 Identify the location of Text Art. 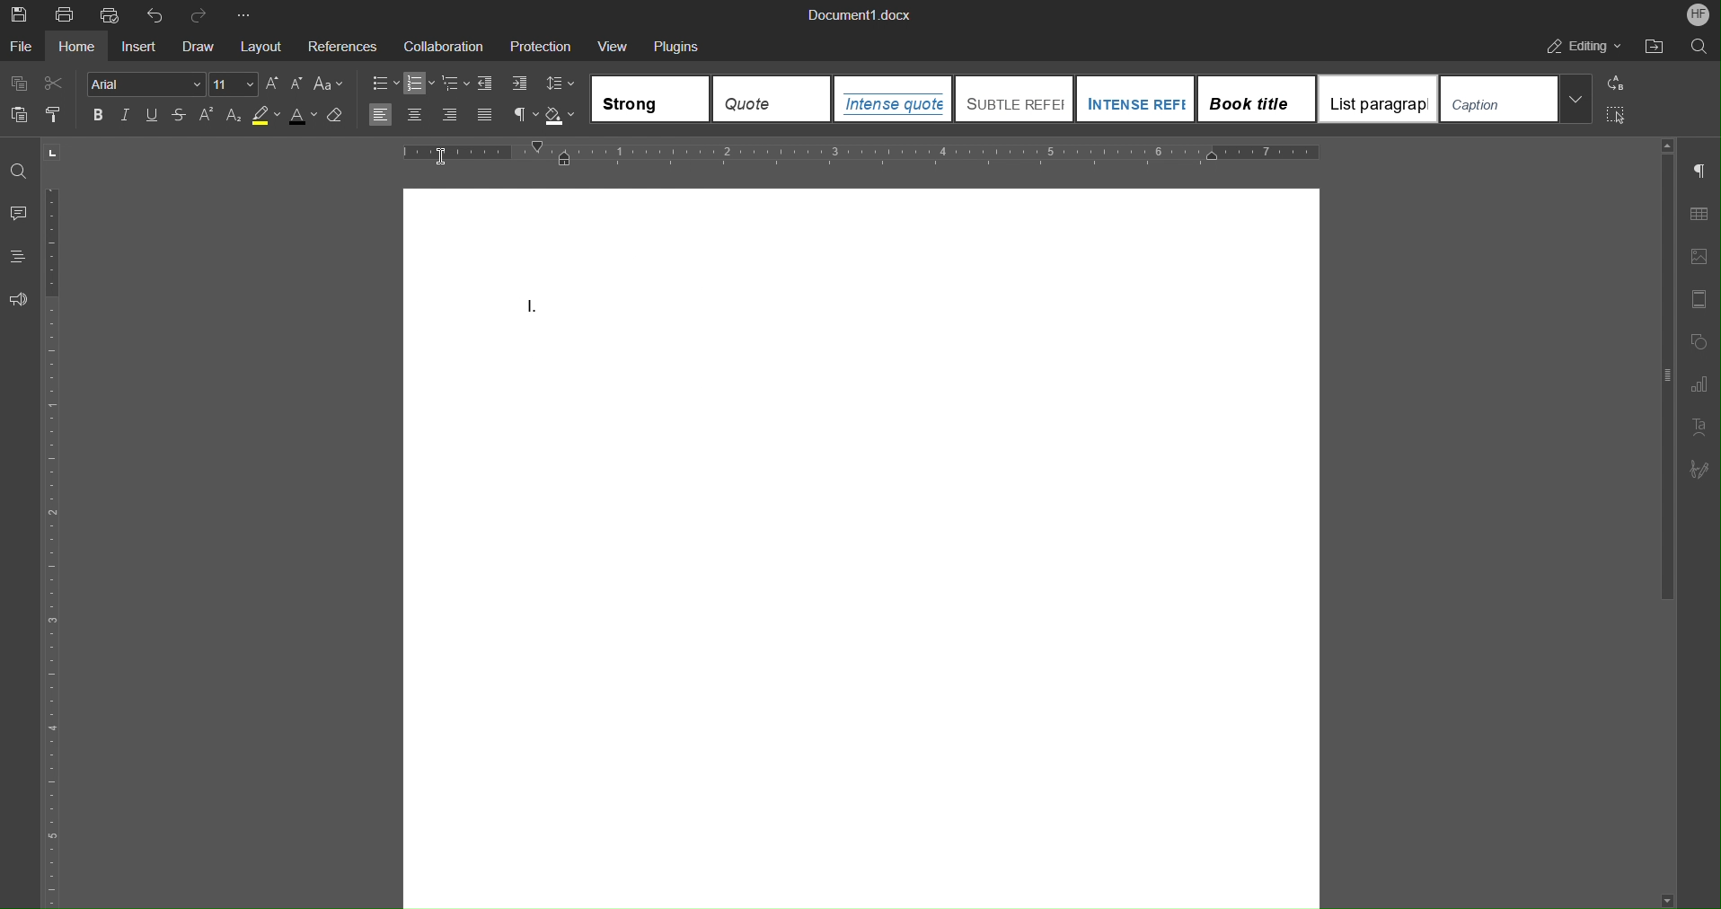
(1696, 428).